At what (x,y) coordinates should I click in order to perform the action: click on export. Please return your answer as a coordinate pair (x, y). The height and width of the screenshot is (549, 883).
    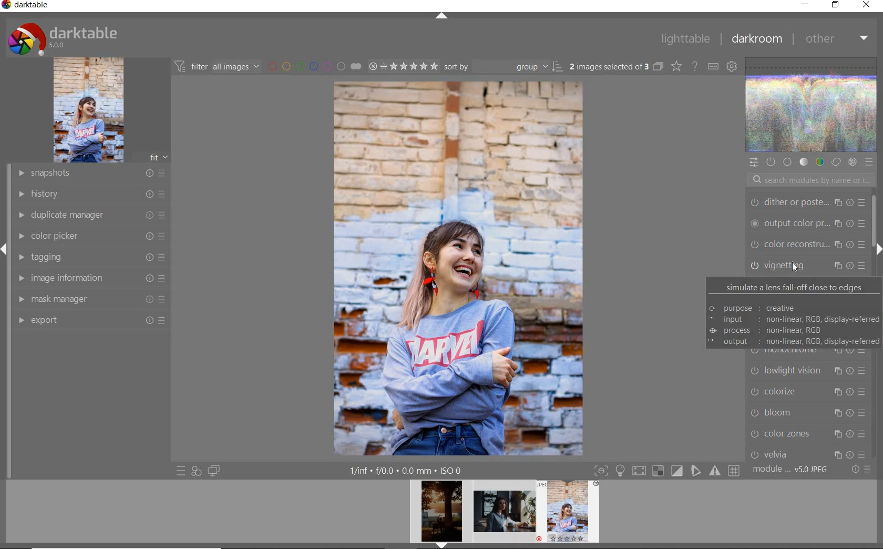
    Looking at the image, I should click on (90, 320).